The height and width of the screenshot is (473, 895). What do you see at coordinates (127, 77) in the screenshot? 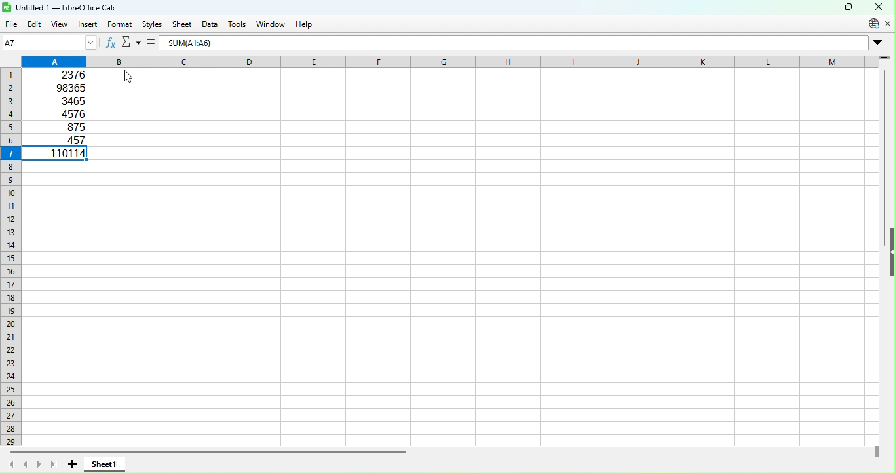
I see `Cursor` at bounding box center [127, 77].